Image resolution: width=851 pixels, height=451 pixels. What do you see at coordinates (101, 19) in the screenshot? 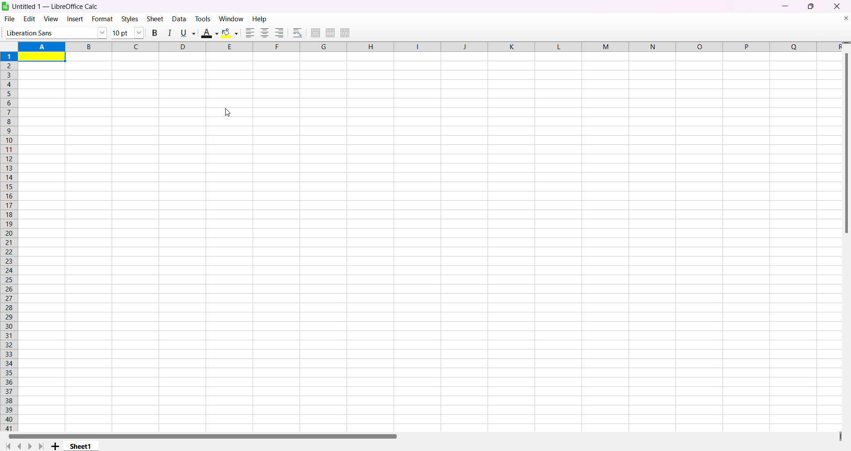
I see `format` at bounding box center [101, 19].